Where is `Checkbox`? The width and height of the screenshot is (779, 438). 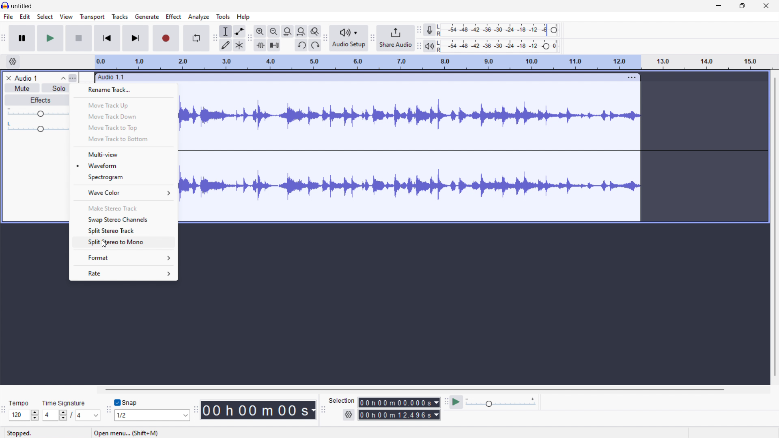 Checkbox is located at coordinates (116, 403).